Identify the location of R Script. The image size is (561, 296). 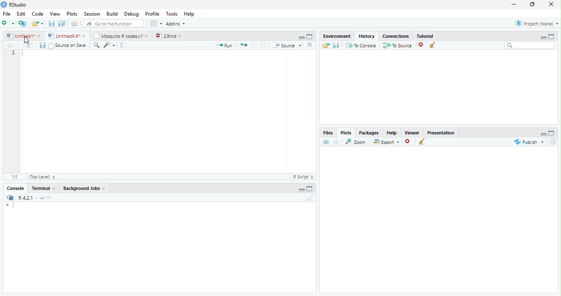
(303, 177).